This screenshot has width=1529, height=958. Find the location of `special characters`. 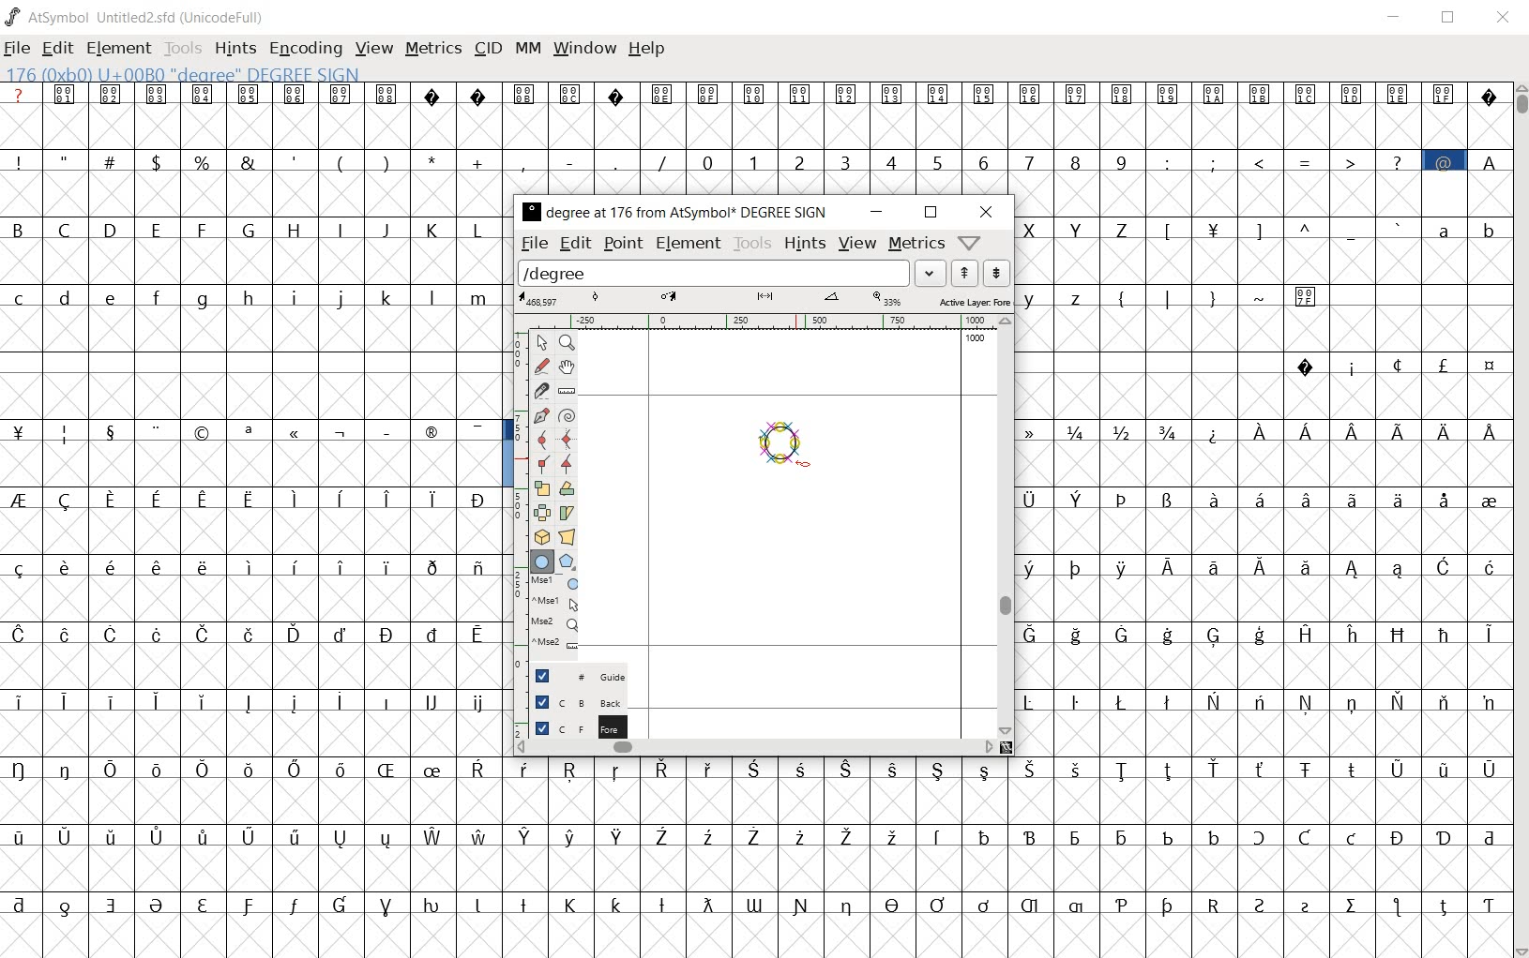

special characters is located at coordinates (339, 159).